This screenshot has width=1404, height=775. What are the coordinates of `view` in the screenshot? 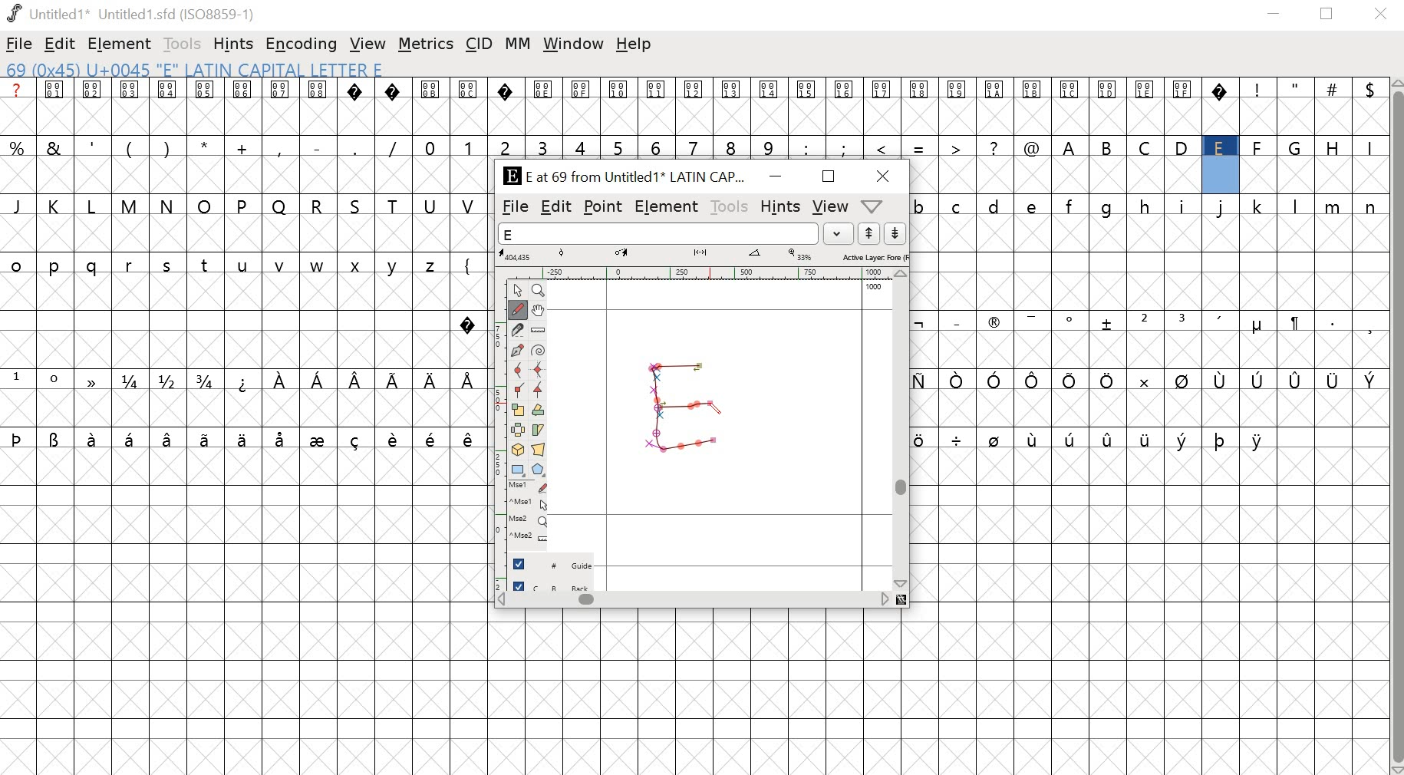 It's located at (829, 207).